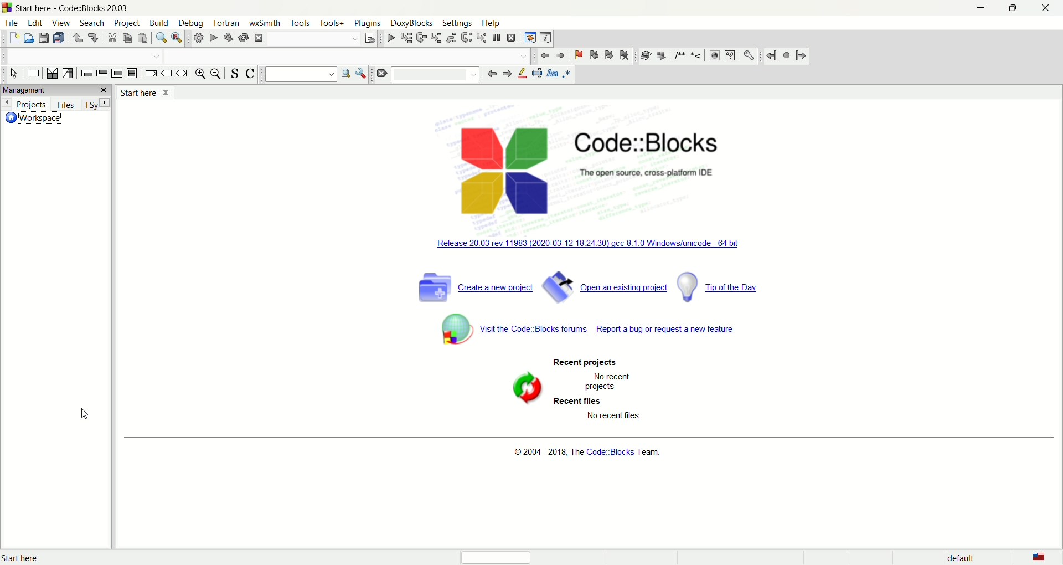 This screenshot has width=1063, height=565. I want to click on run, so click(214, 38).